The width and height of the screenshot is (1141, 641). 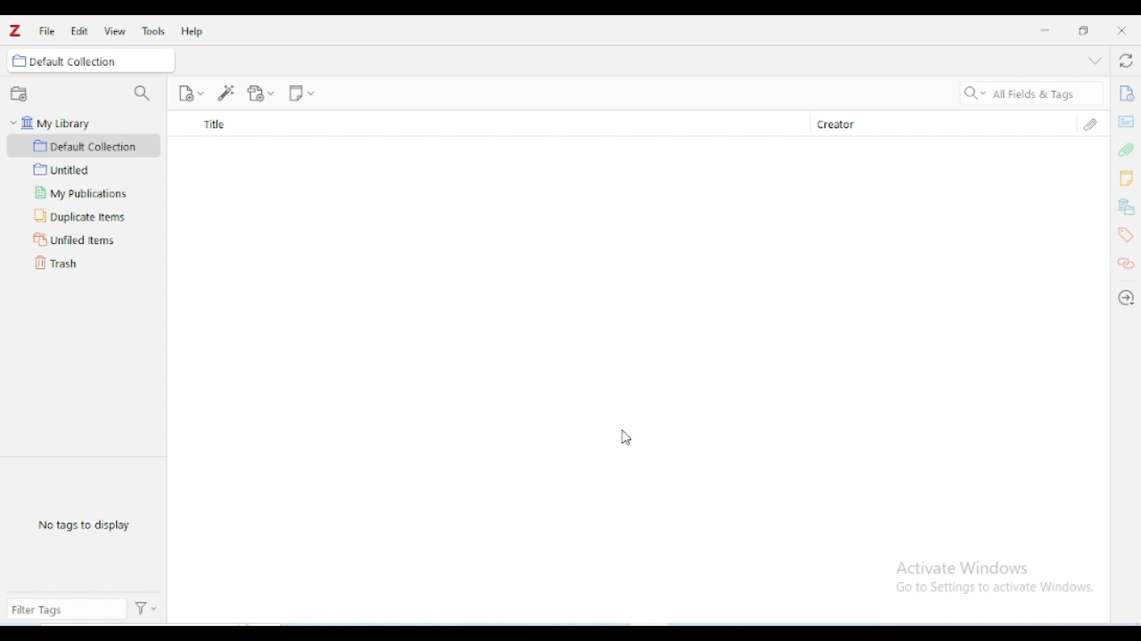 What do you see at coordinates (626, 437) in the screenshot?
I see `cursor` at bounding box center [626, 437].